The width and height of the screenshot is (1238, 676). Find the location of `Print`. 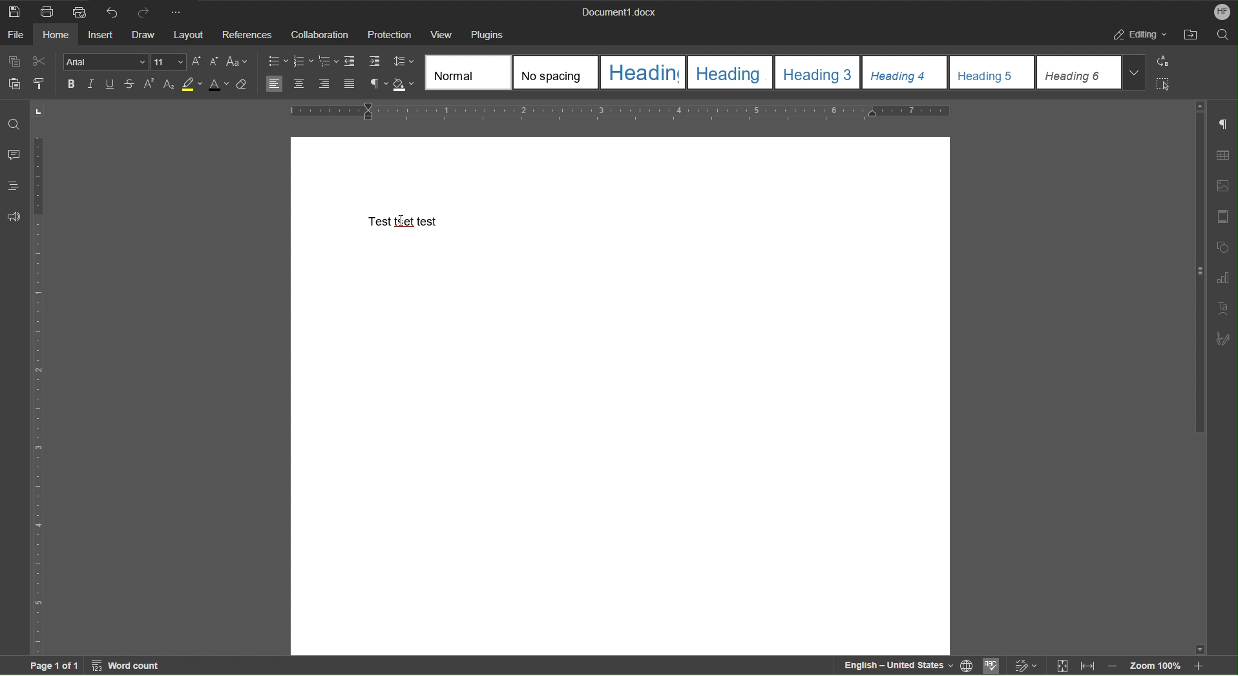

Print is located at coordinates (50, 11).